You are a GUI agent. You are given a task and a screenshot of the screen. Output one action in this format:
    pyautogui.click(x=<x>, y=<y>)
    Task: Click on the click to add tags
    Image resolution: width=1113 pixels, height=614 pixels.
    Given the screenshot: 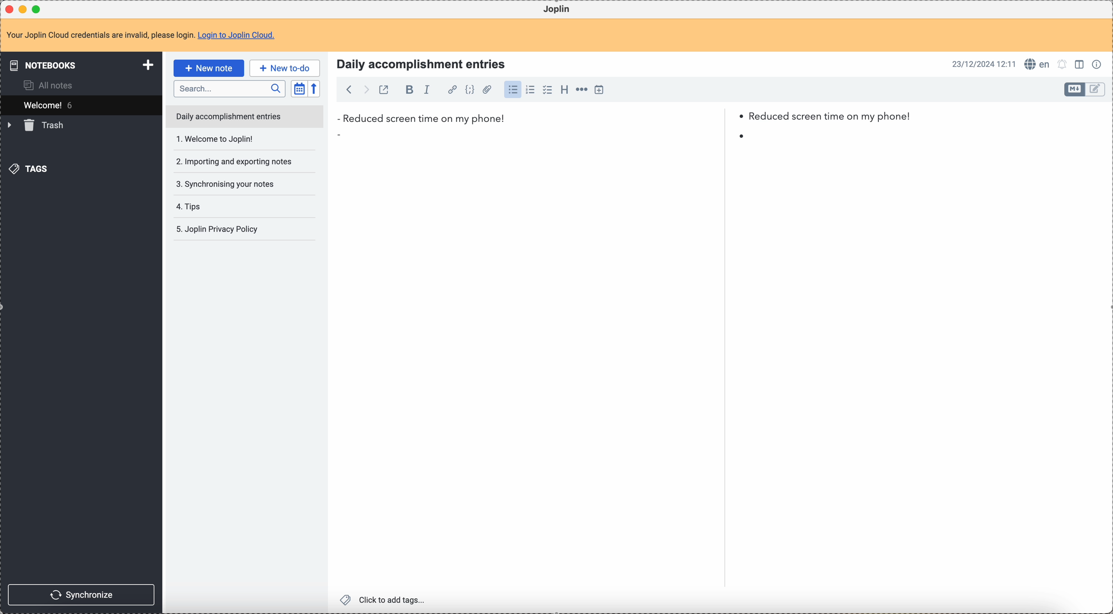 What is the action you would take?
    pyautogui.click(x=384, y=601)
    